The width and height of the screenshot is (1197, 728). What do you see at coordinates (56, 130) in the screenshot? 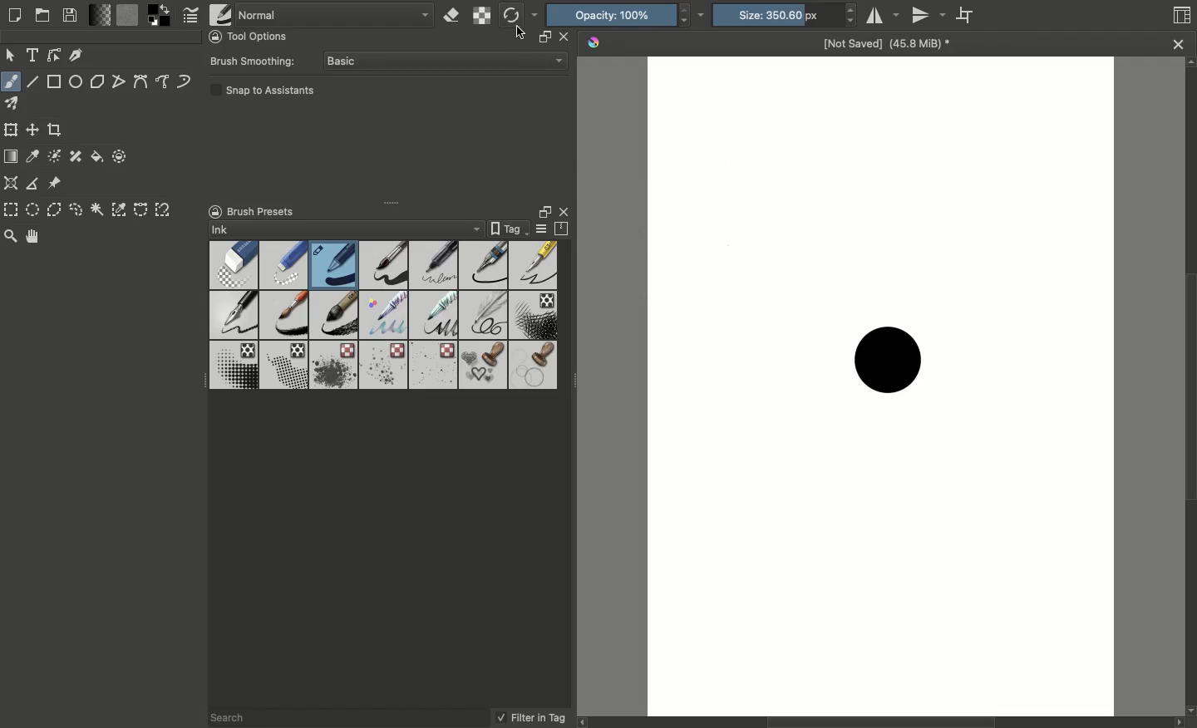
I see `Crop` at bounding box center [56, 130].